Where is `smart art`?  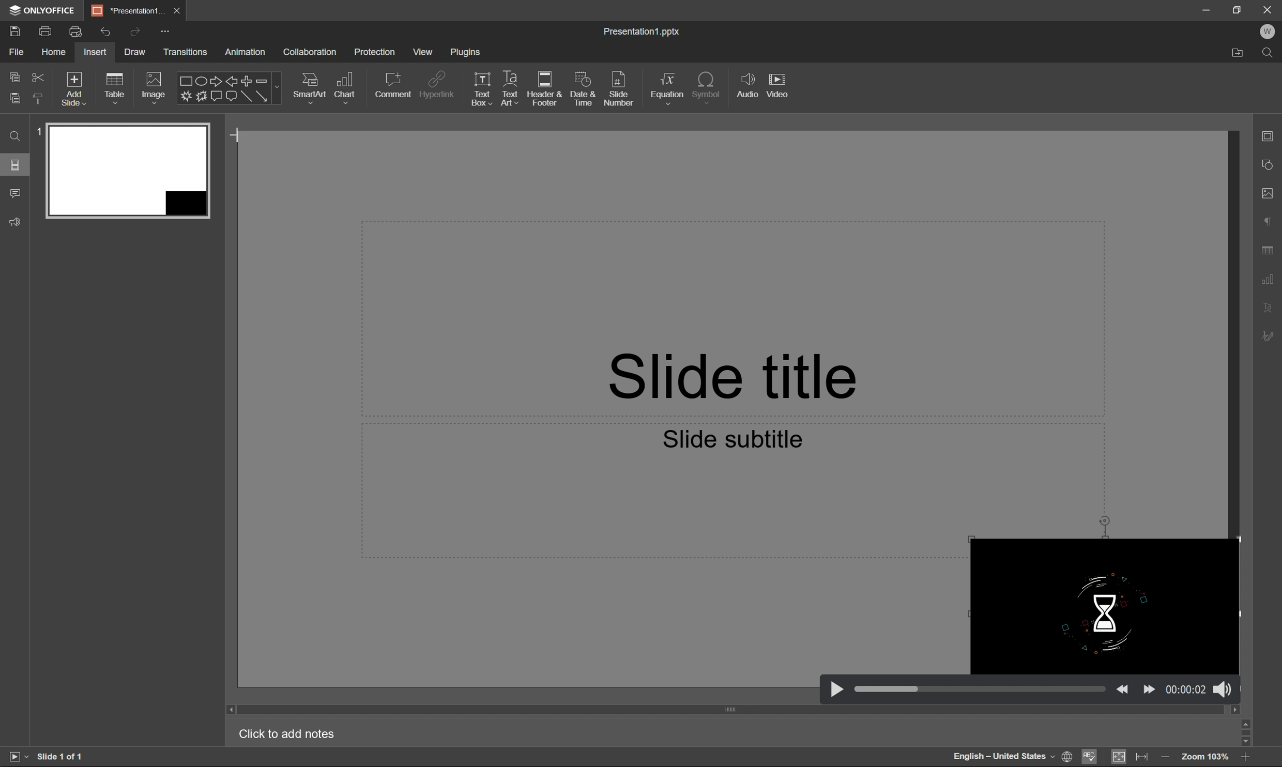
smart art is located at coordinates (311, 89).